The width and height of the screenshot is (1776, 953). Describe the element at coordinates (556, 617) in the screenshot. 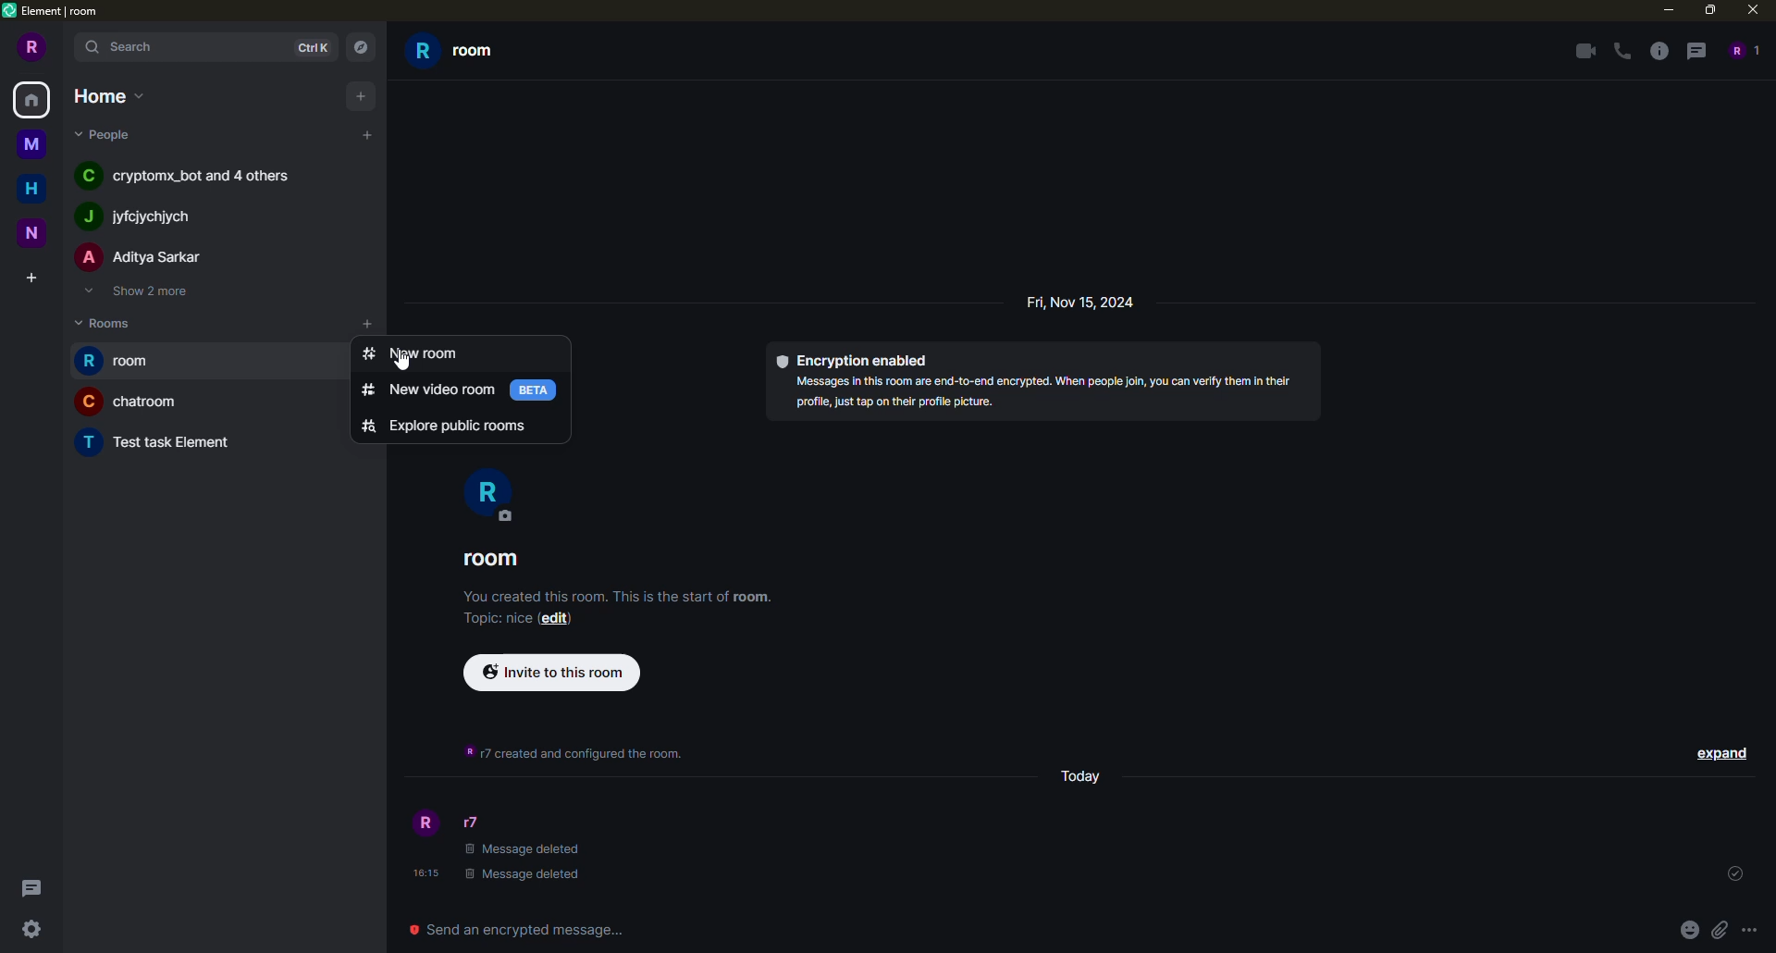

I see `edit` at that location.